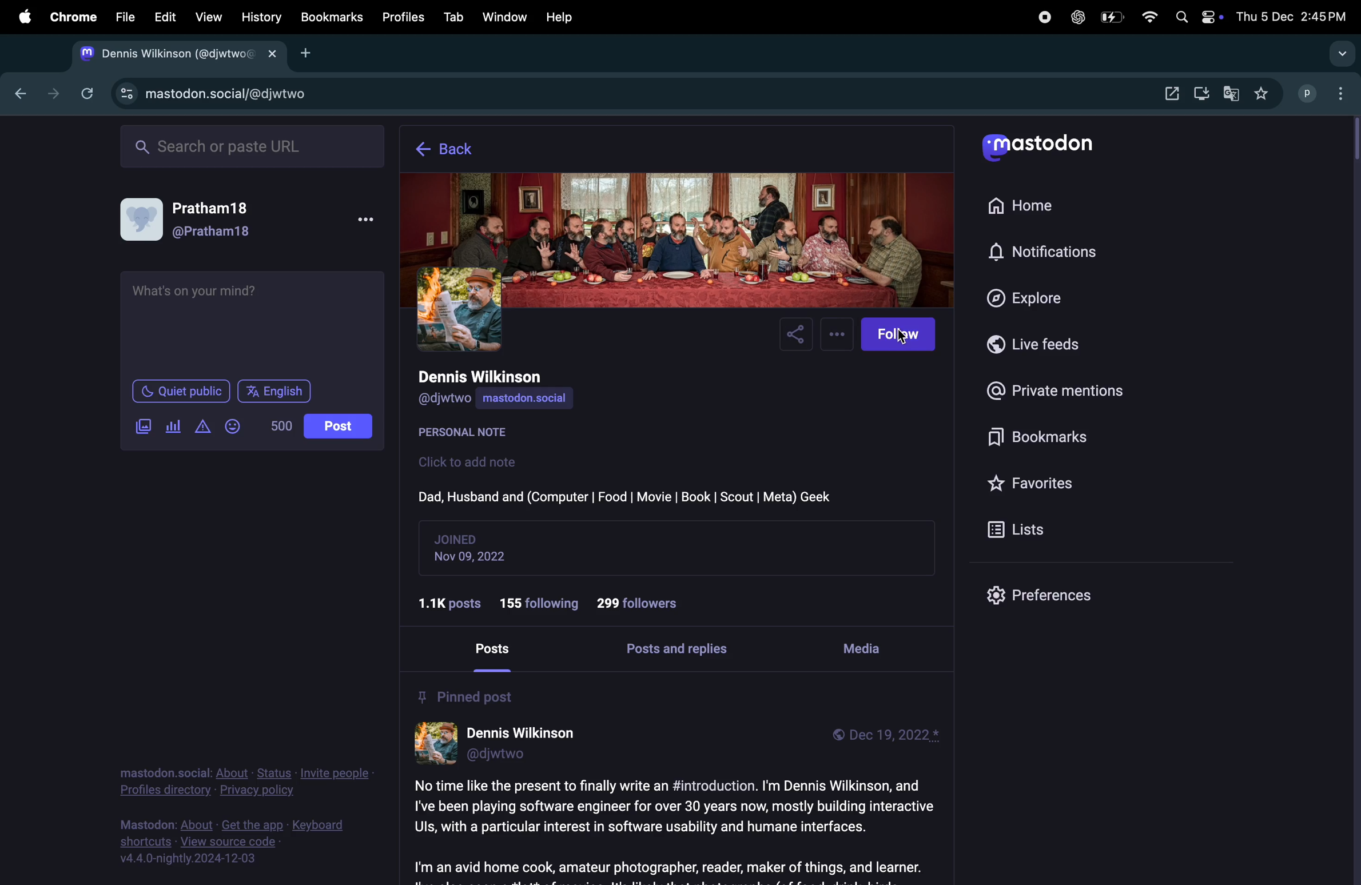  I want to click on post, so click(498, 649).